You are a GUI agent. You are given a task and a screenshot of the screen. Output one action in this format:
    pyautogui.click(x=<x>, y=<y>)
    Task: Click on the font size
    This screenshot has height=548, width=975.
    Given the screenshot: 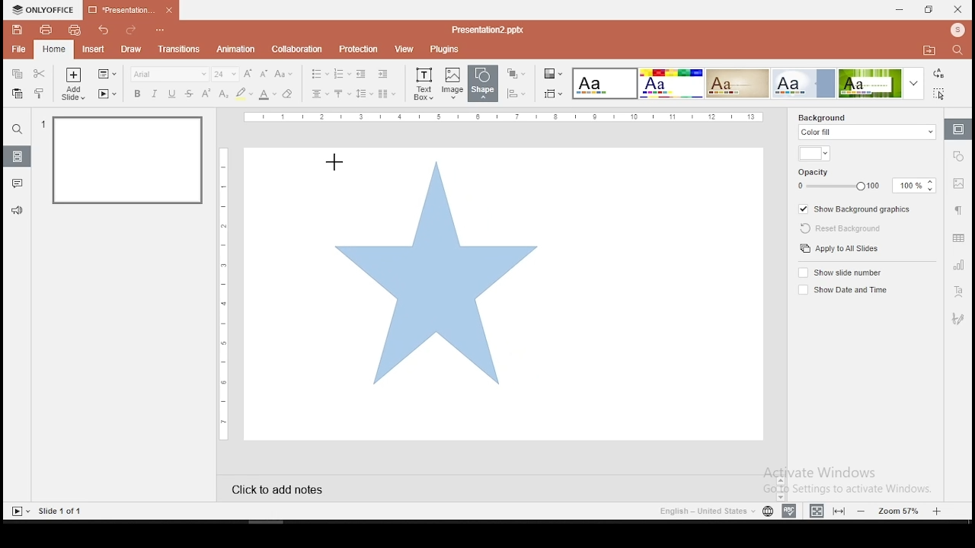 What is the action you would take?
    pyautogui.click(x=226, y=74)
    